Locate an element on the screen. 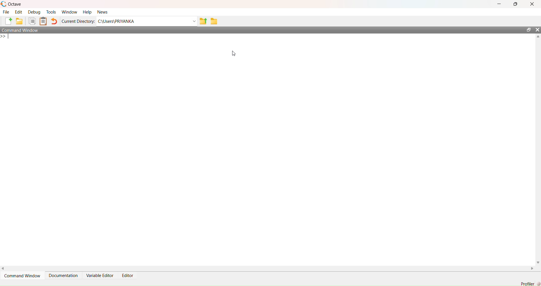 This screenshot has width=541, height=286. Debug is located at coordinates (34, 12).